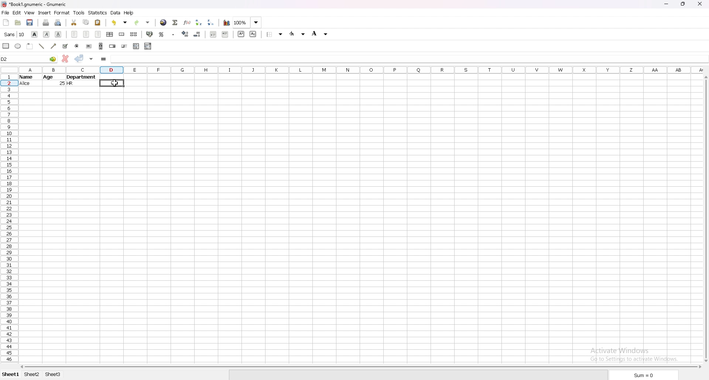 The width and height of the screenshot is (709, 380). What do you see at coordinates (705, 220) in the screenshot?
I see `scroll bar` at bounding box center [705, 220].